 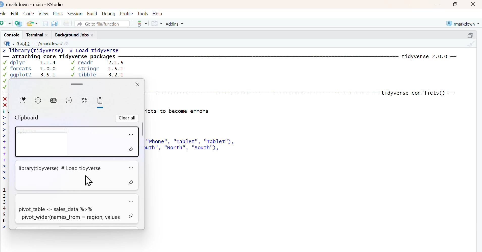 What do you see at coordinates (48, 35) in the screenshot?
I see `close` at bounding box center [48, 35].